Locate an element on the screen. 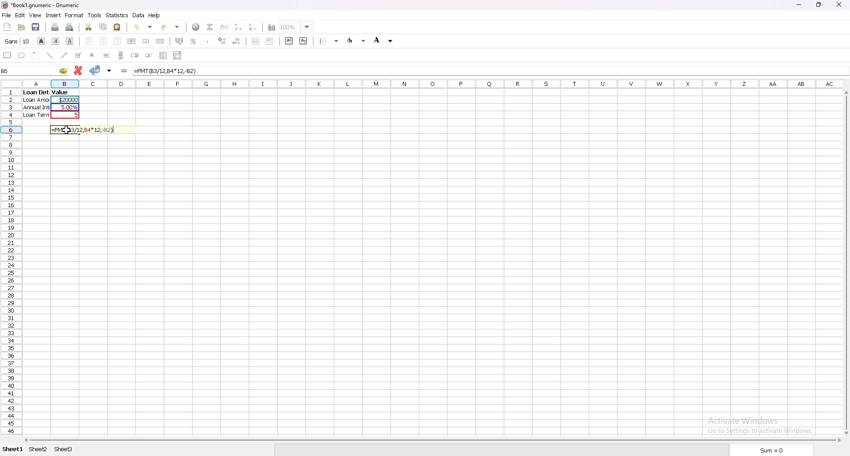 The width and height of the screenshot is (850, 456). arrowed line is located at coordinates (65, 55).